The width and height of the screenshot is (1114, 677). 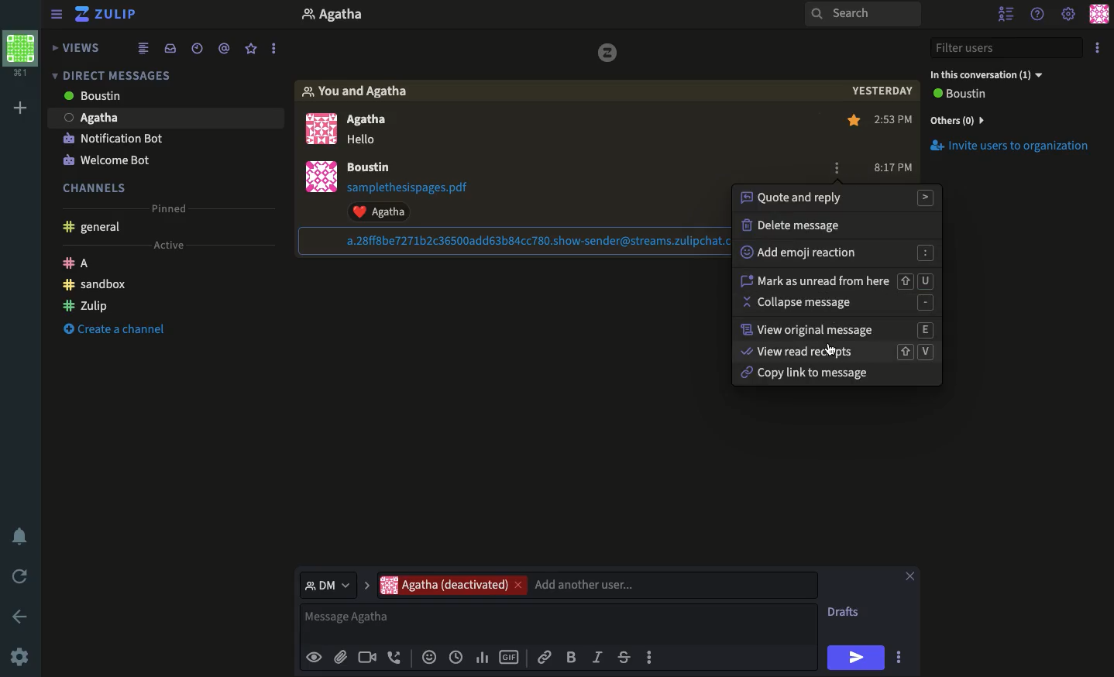 What do you see at coordinates (340, 656) in the screenshot?
I see `File attachment` at bounding box center [340, 656].